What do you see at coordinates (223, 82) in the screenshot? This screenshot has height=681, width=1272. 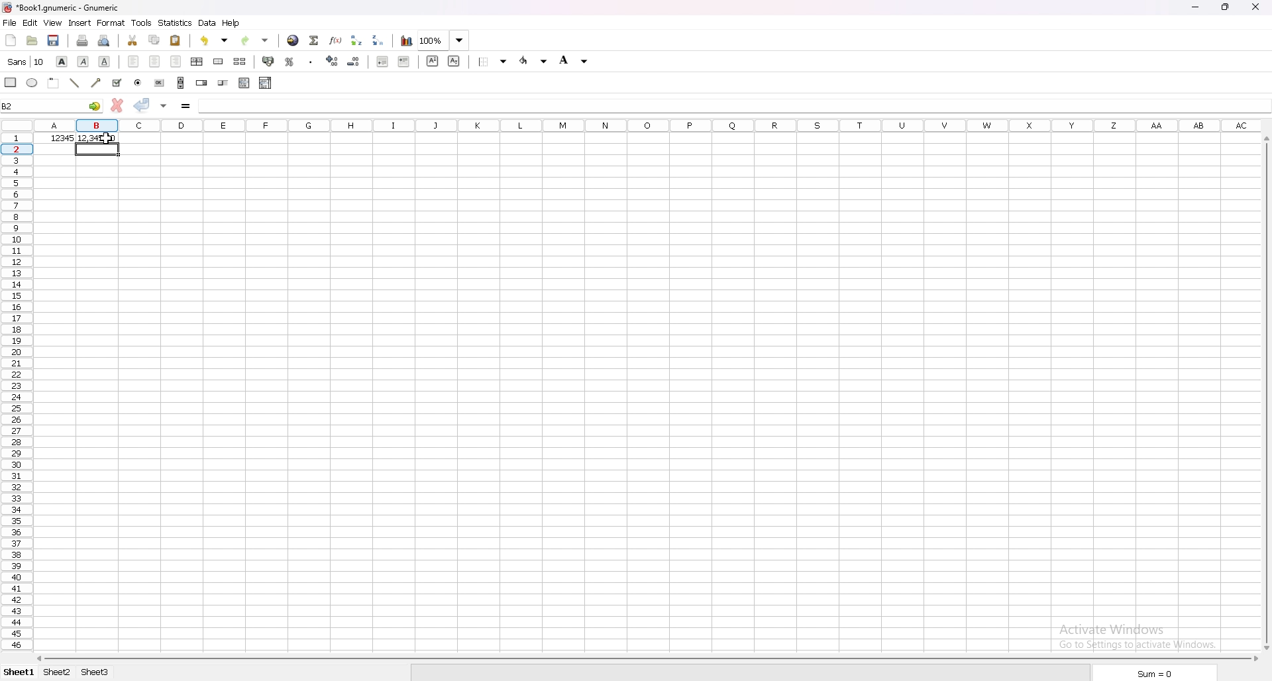 I see `slider` at bounding box center [223, 82].